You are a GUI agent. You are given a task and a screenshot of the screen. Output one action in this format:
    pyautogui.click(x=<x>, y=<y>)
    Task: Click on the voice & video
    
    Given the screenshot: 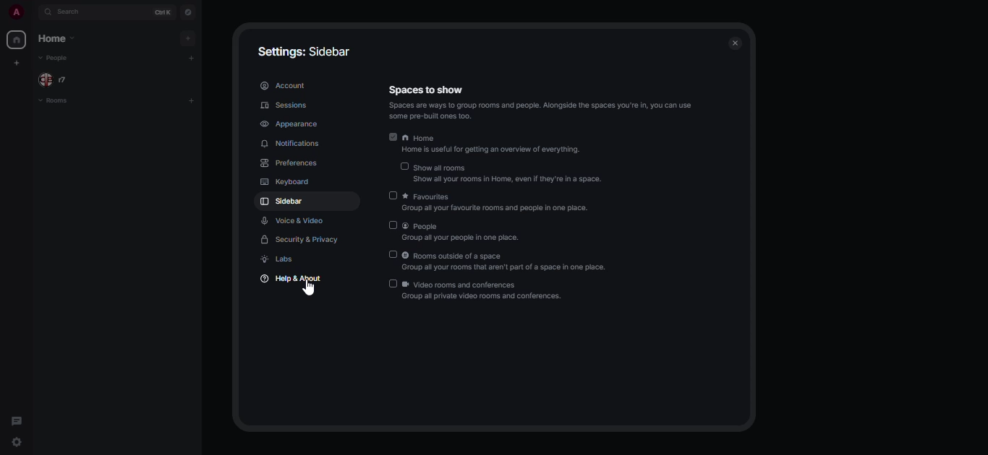 What is the action you would take?
    pyautogui.click(x=296, y=220)
    